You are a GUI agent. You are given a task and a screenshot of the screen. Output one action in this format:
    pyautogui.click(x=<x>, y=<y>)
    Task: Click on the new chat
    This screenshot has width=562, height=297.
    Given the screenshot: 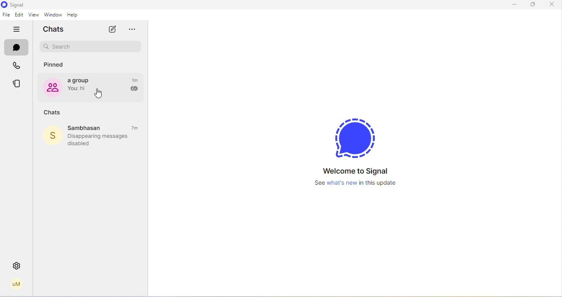 What is the action you would take?
    pyautogui.click(x=111, y=29)
    